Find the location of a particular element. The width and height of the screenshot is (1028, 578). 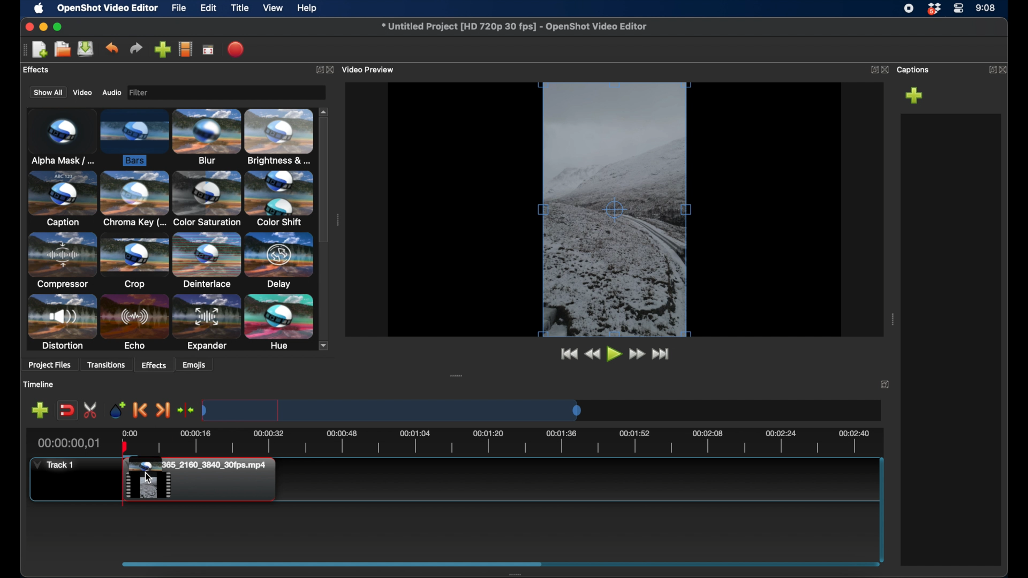

effects is located at coordinates (154, 364).